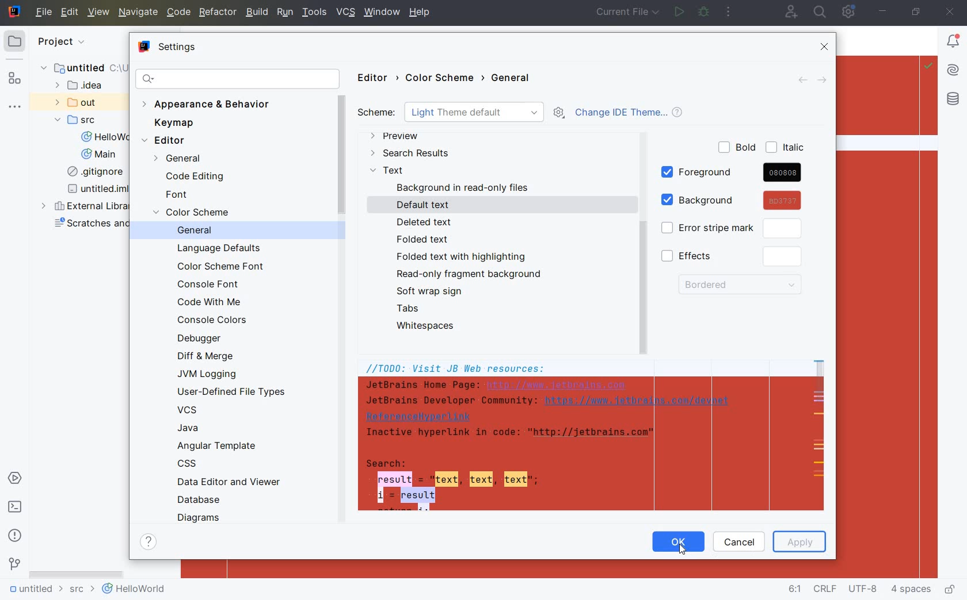 The height and width of the screenshot is (600, 967). Describe the element at coordinates (911, 591) in the screenshot. I see `indent` at that location.